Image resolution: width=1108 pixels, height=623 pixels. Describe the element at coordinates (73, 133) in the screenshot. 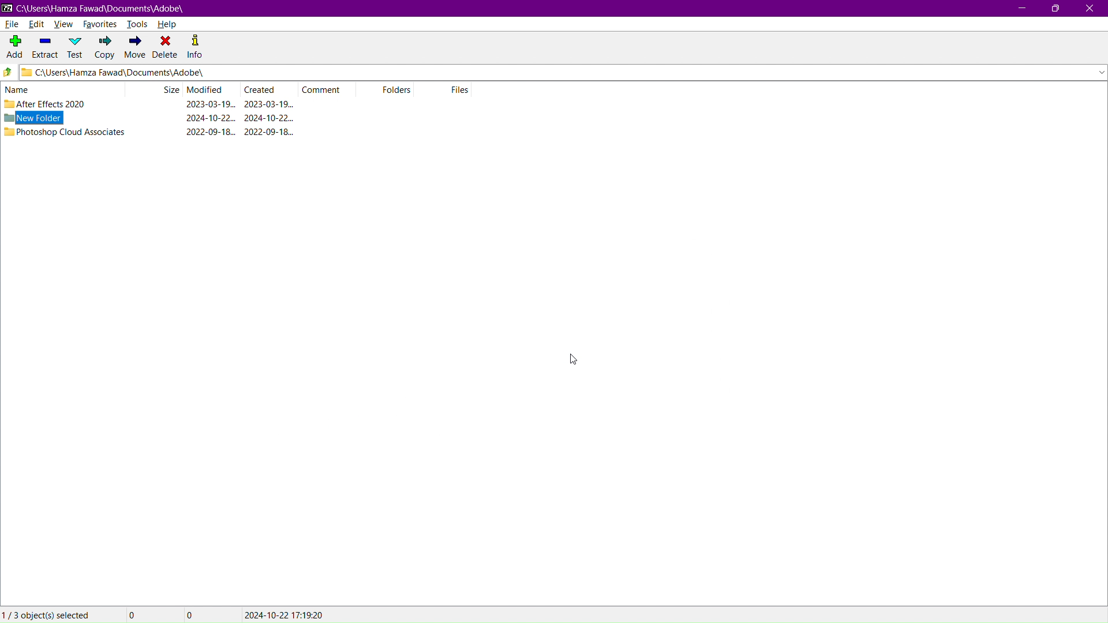

I see `Photoshop Cloud Associates` at that location.